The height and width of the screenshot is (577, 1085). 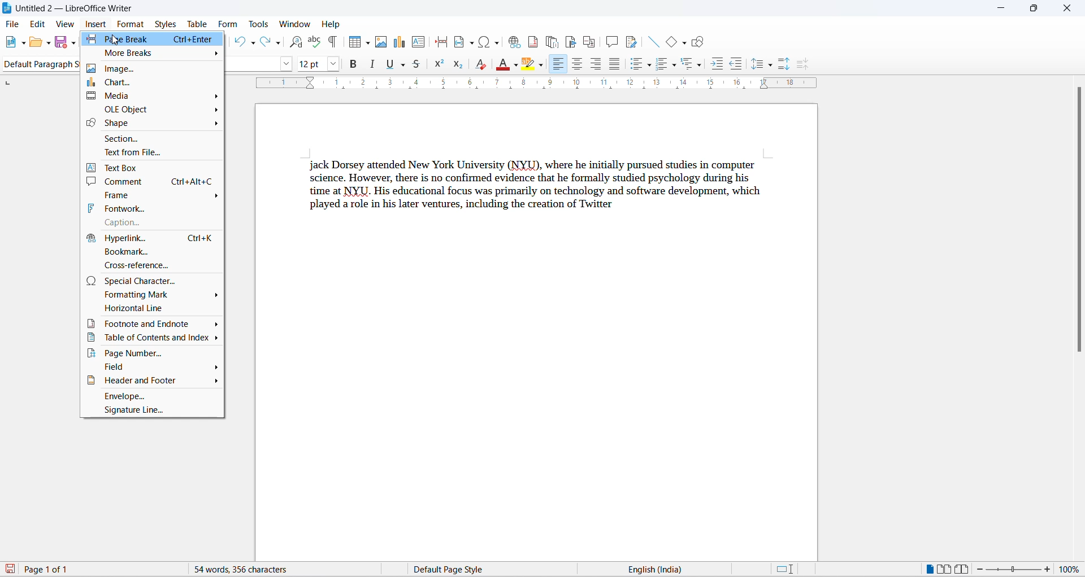 I want to click on OLE object, so click(x=155, y=109).